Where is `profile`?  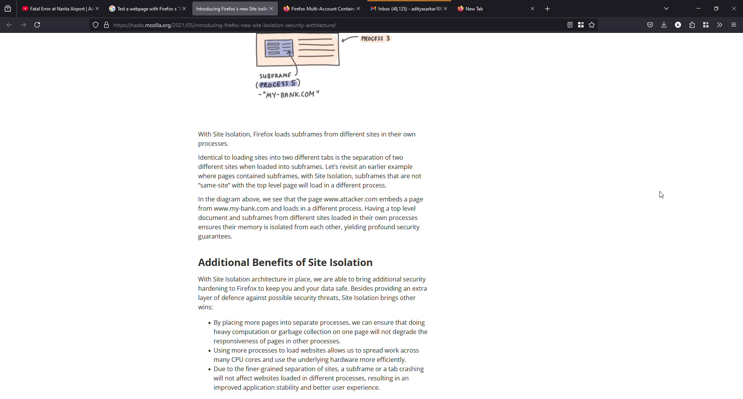 profile is located at coordinates (677, 24).